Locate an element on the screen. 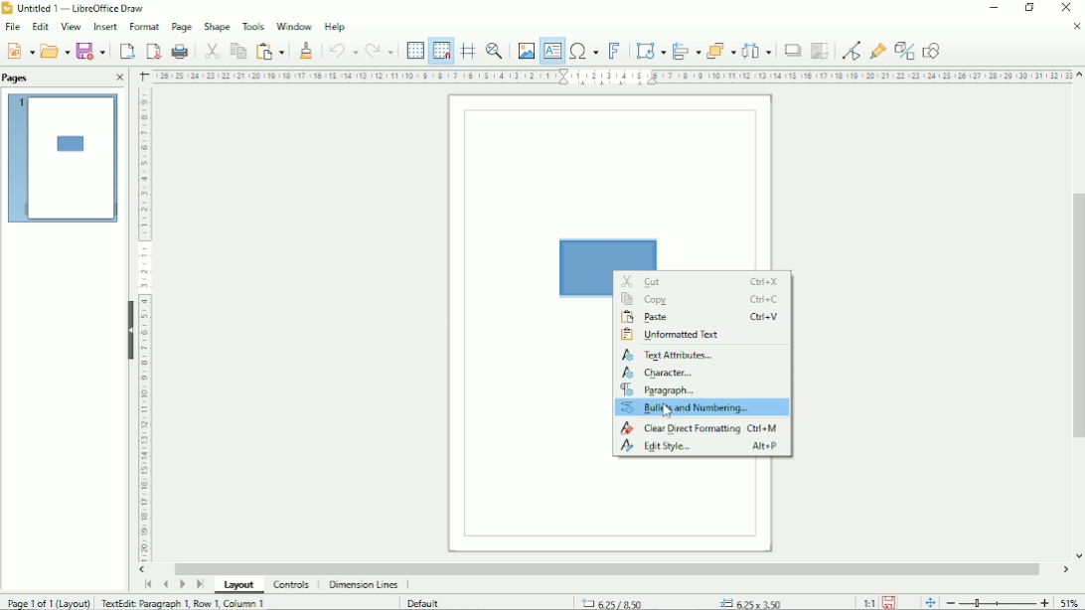 This screenshot has width=1085, height=610. export is located at coordinates (127, 51).